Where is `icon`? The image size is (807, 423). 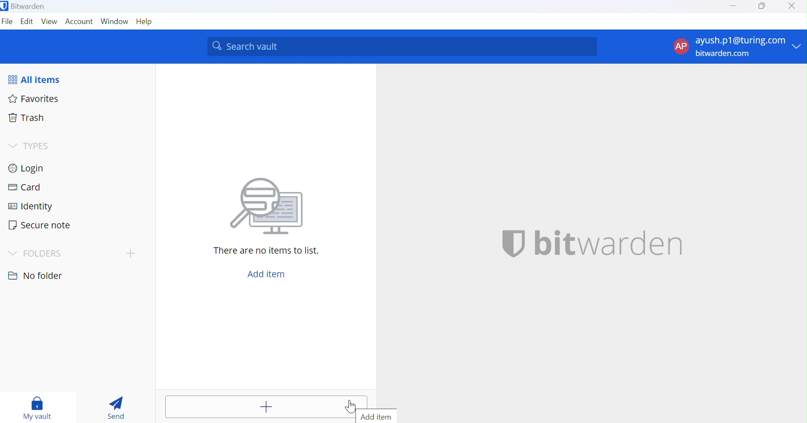
icon is located at coordinates (271, 209).